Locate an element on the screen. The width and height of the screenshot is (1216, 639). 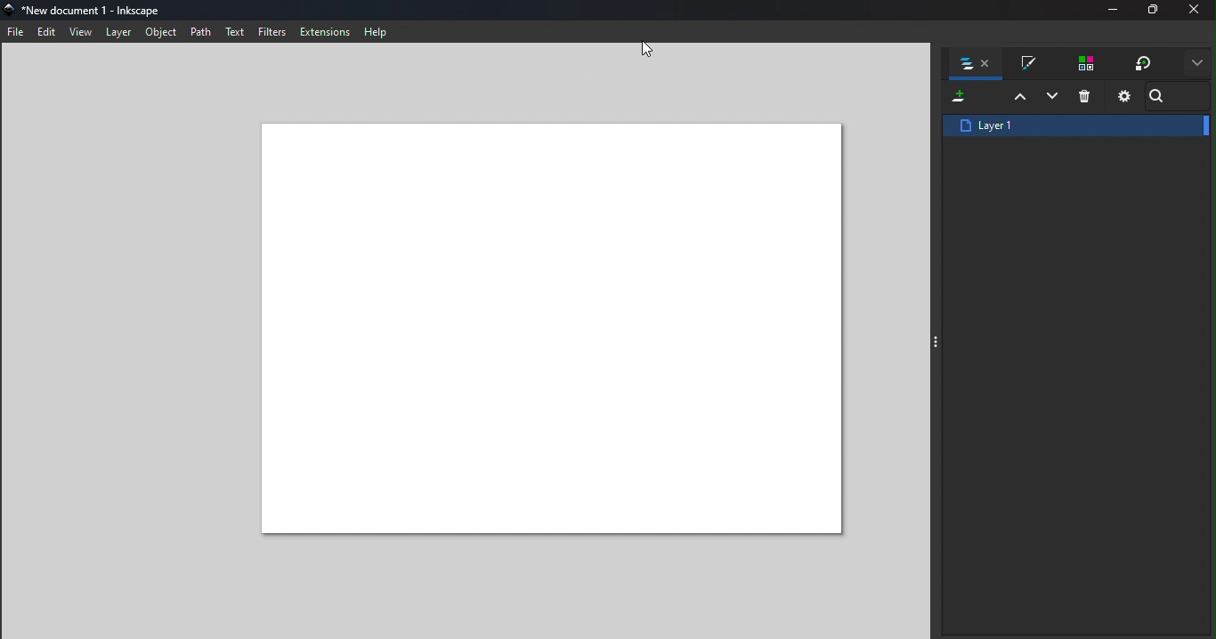
Raise selection one layer is located at coordinates (1019, 98).